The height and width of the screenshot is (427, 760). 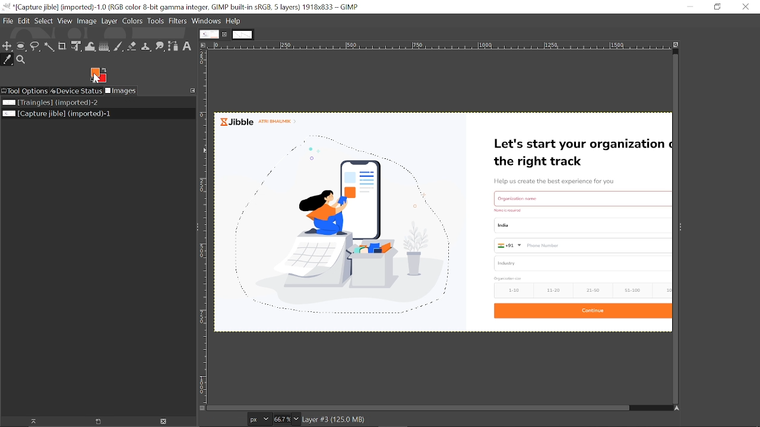 What do you see at coordinates (160, 47) in the screenshot?
I see `Smudge tool` at bounding box center [160, 47].